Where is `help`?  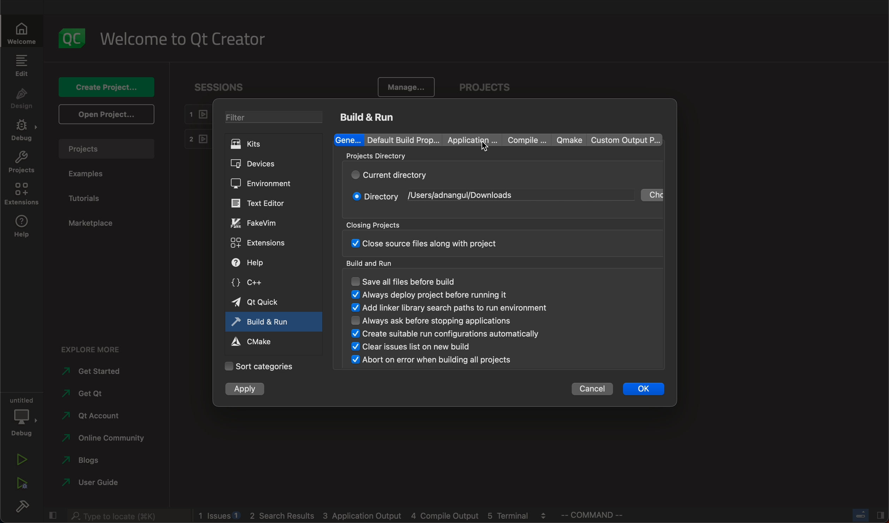
help is located at coordinates (266, 263).